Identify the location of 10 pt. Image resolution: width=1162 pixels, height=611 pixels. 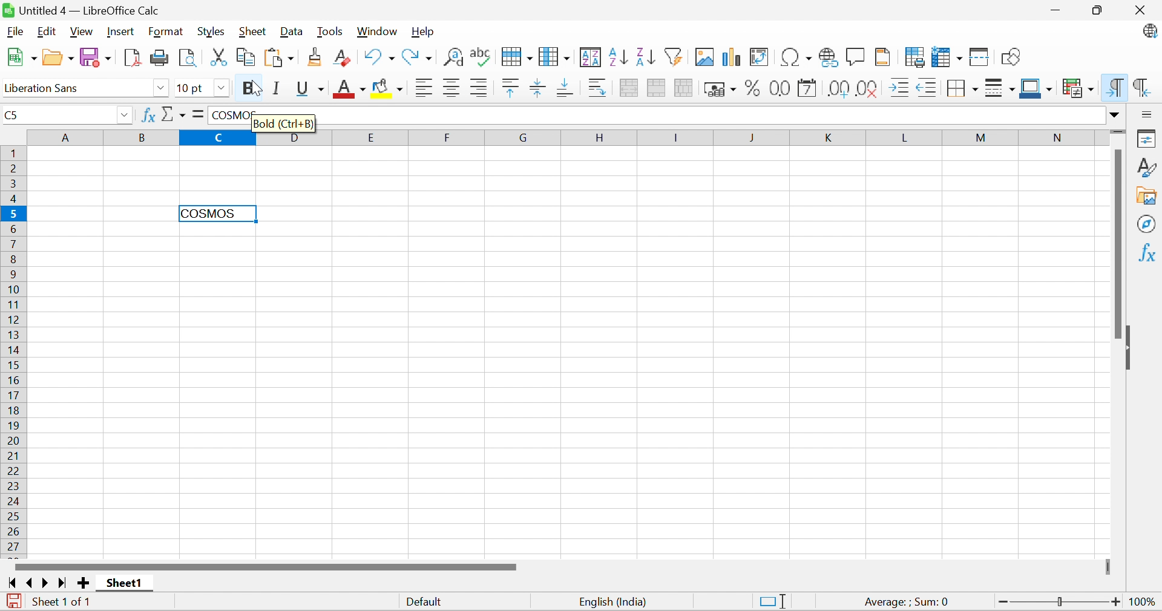
(193, 88).